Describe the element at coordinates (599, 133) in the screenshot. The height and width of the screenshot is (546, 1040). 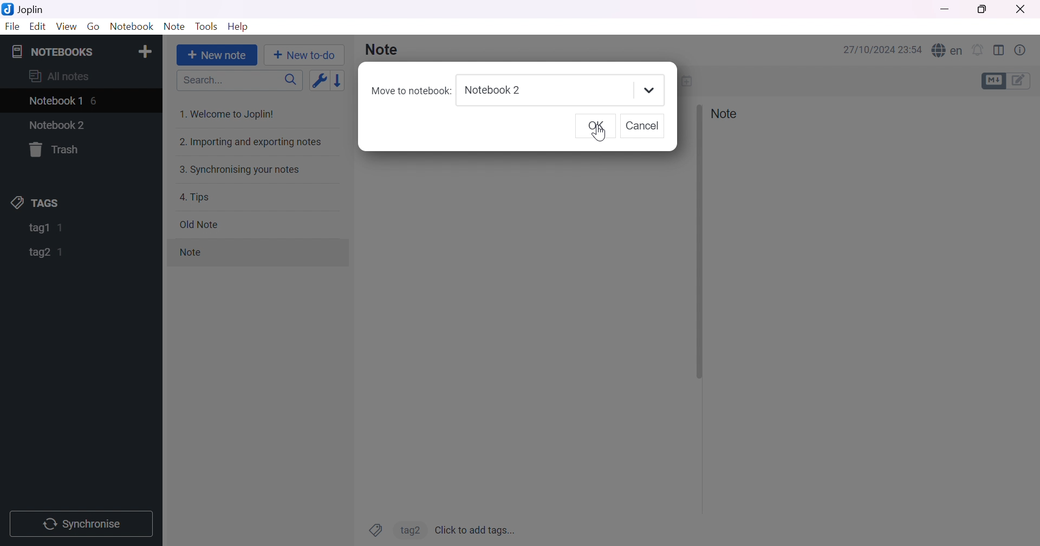
I see `Cursor` at that location.